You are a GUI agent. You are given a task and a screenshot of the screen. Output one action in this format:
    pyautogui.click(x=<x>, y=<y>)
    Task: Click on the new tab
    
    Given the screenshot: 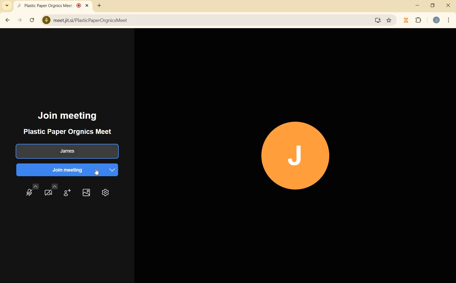 What is the action you would take?
    pyautogui.click(x=98, y=7)
    